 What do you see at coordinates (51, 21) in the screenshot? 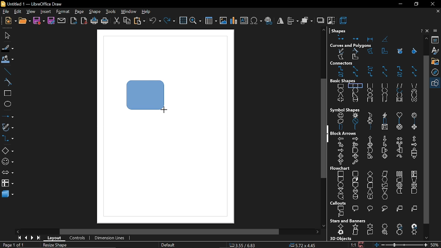
I see `save as` at bounding box center [51, 21].